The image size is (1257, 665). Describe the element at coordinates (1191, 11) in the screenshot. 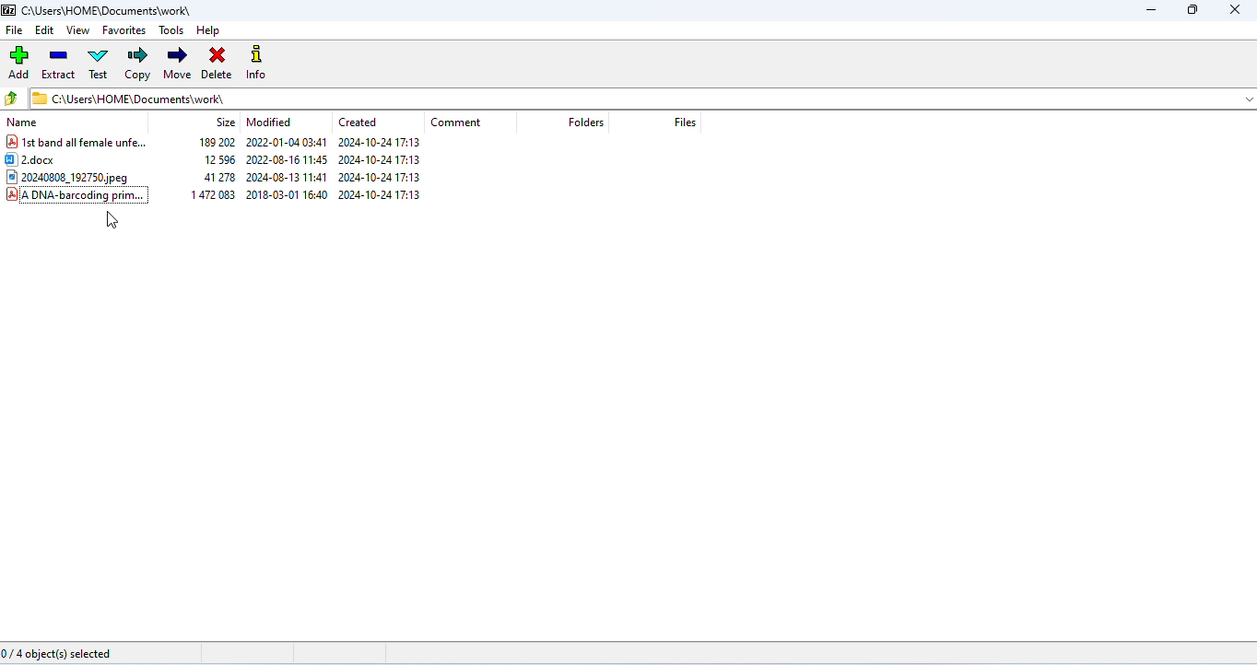

I see `maximize` at that location.